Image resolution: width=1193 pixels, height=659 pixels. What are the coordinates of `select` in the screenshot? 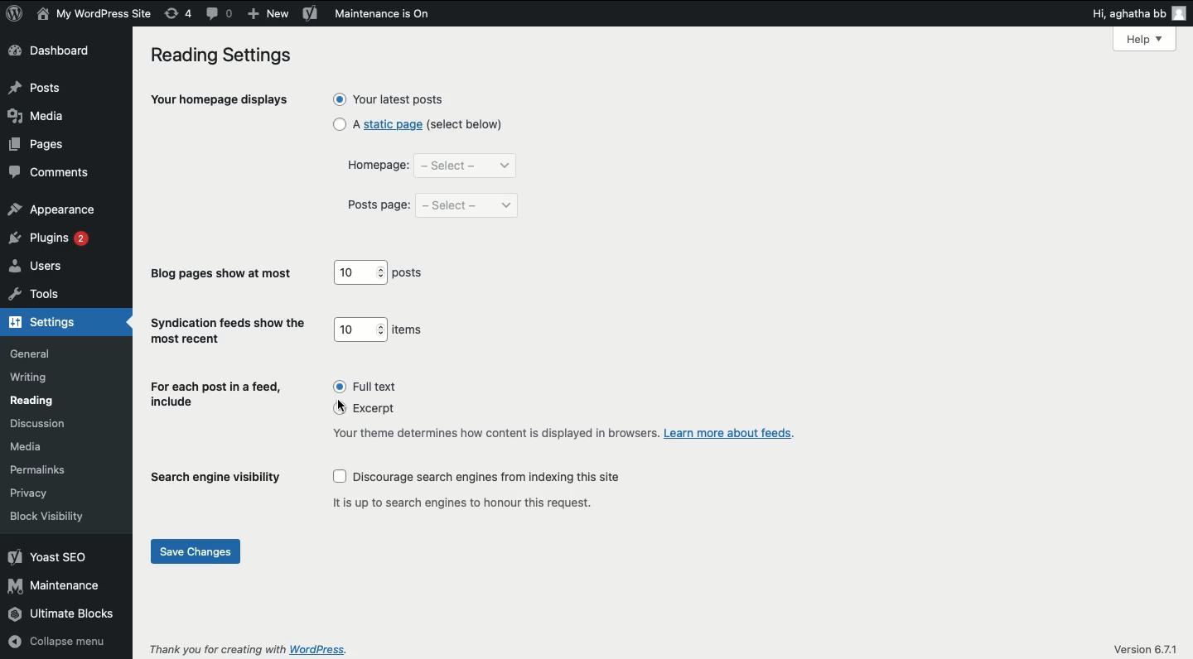 It's located at (467, 206).